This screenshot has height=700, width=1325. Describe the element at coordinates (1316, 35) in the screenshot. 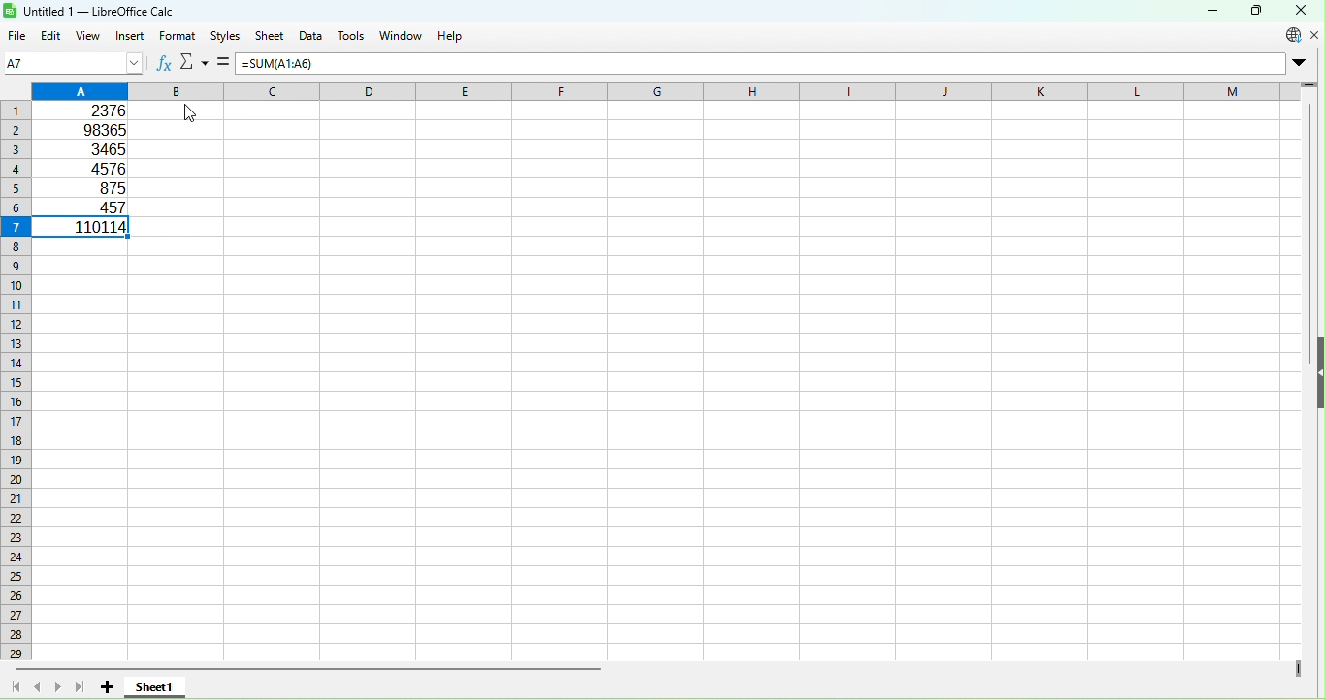

I see `Close document` at that location.